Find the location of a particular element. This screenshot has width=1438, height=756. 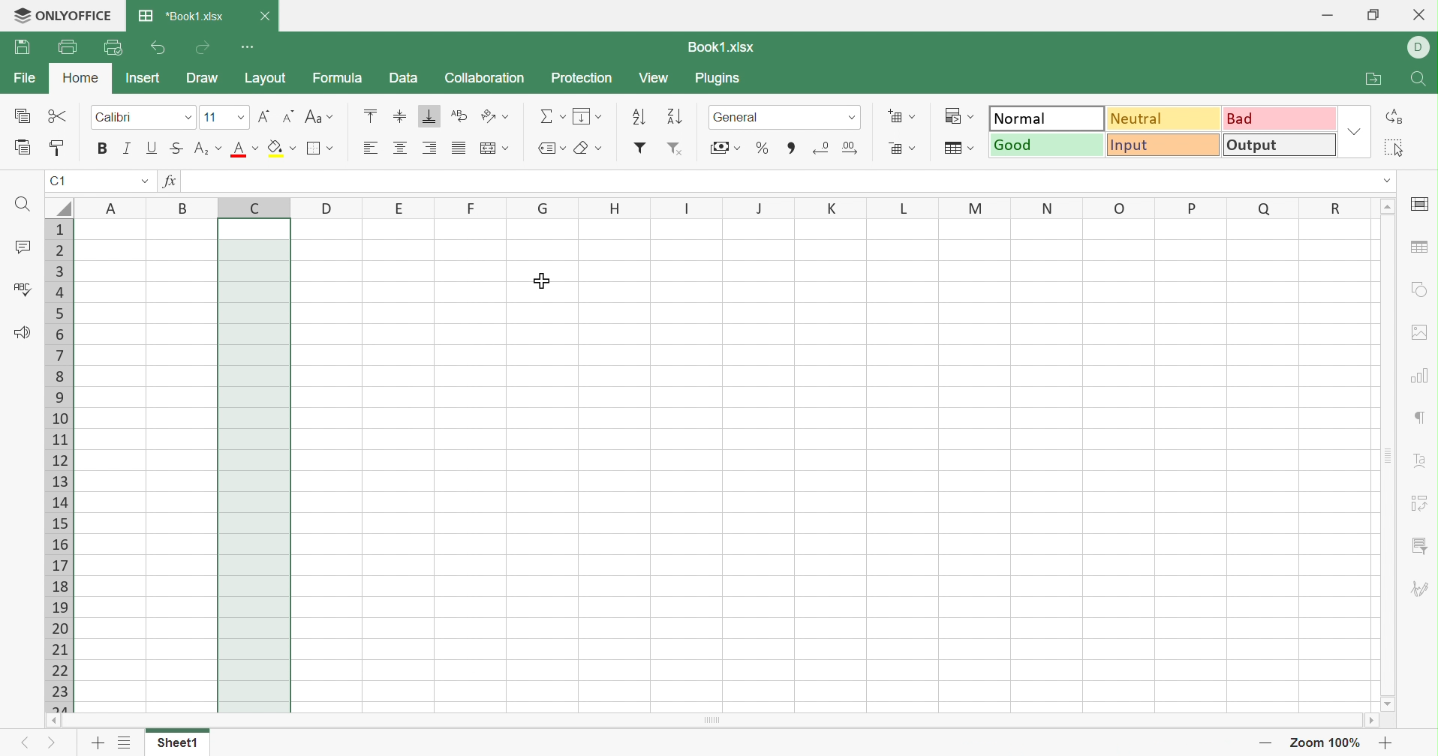

Zoom out is located at coordinates (1268, 742).